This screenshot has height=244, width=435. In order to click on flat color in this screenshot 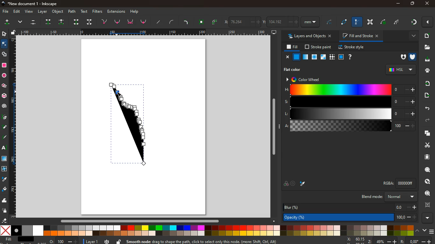, I will do `click(295, 69)`.